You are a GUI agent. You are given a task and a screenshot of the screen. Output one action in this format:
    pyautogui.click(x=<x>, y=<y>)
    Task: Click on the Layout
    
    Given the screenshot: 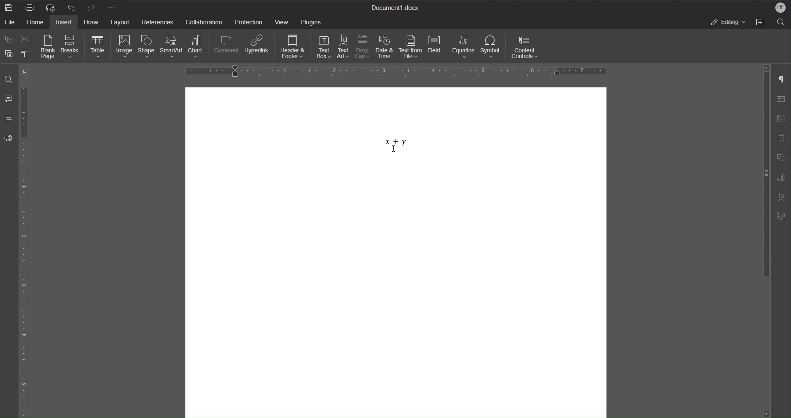 What is the action you would take?
    pyautogui.click(x=118, y=23)
    